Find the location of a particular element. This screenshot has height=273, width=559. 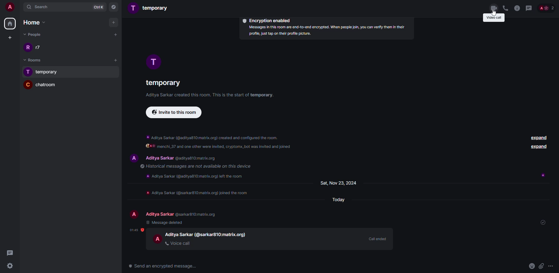

info is located at coordinates (199, 193).